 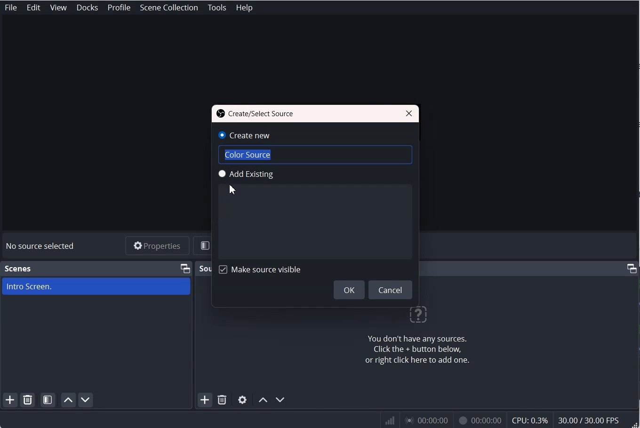 I want to click on WIfi, so click(x=391, y=420).